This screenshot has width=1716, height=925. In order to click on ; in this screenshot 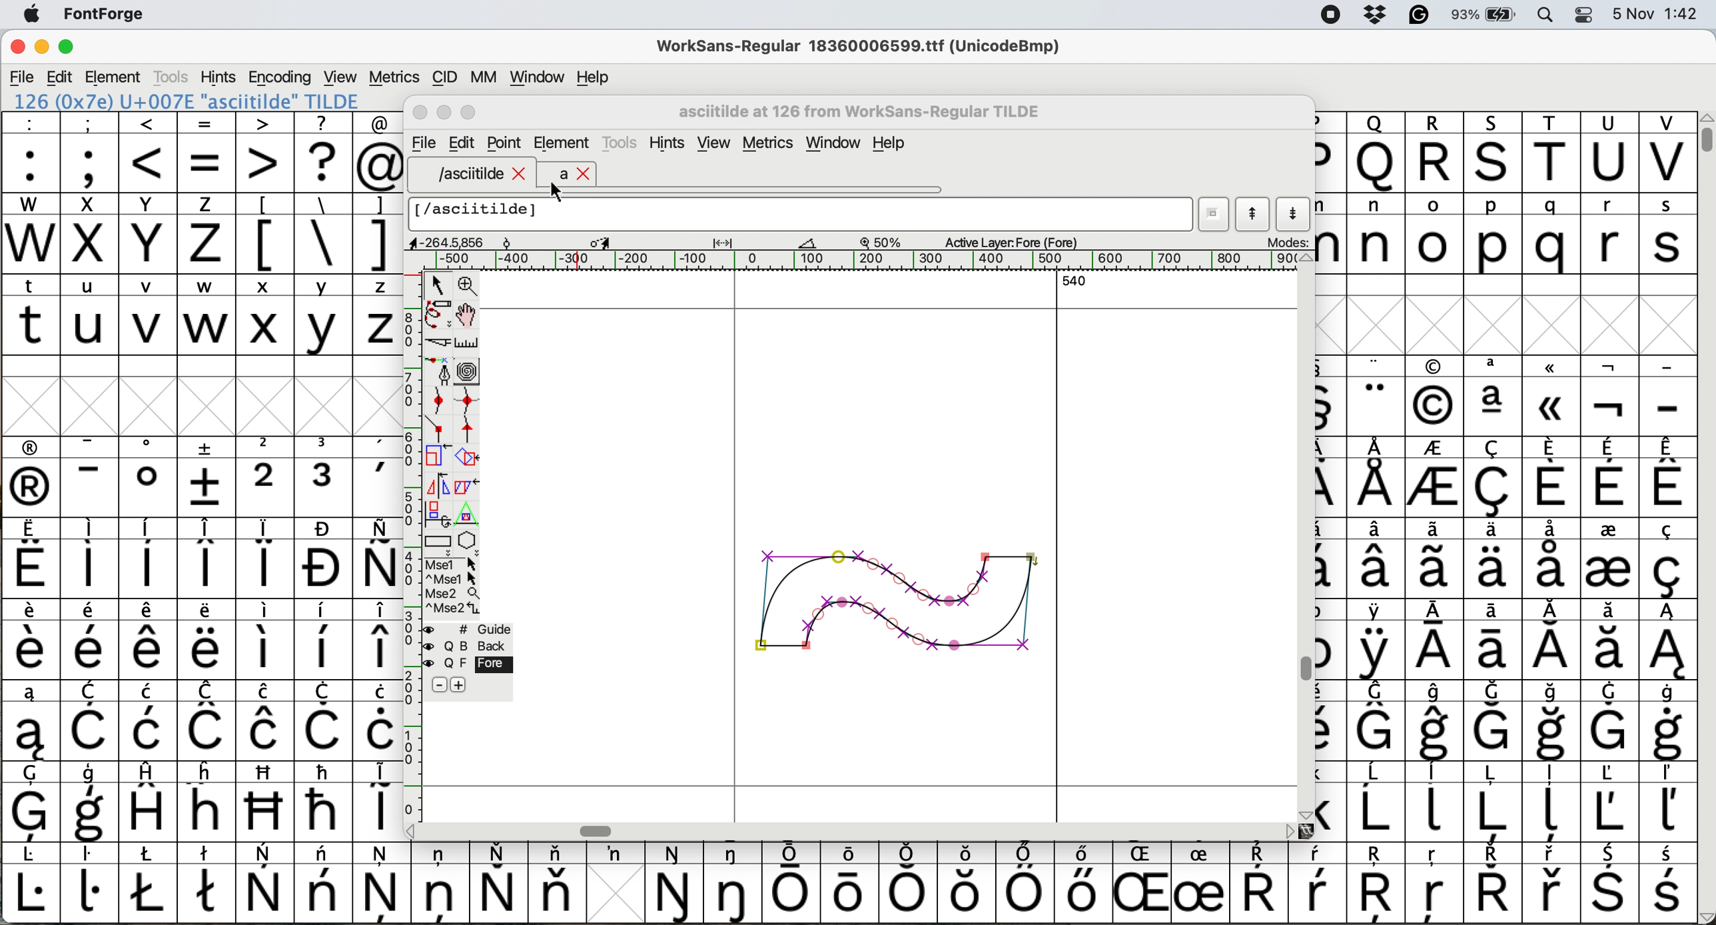, I will do `click(90, 151)`.